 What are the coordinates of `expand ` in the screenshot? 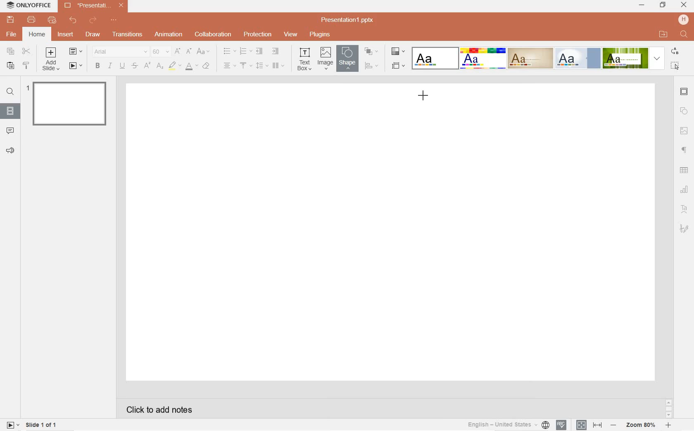 It's located at (657, 58).